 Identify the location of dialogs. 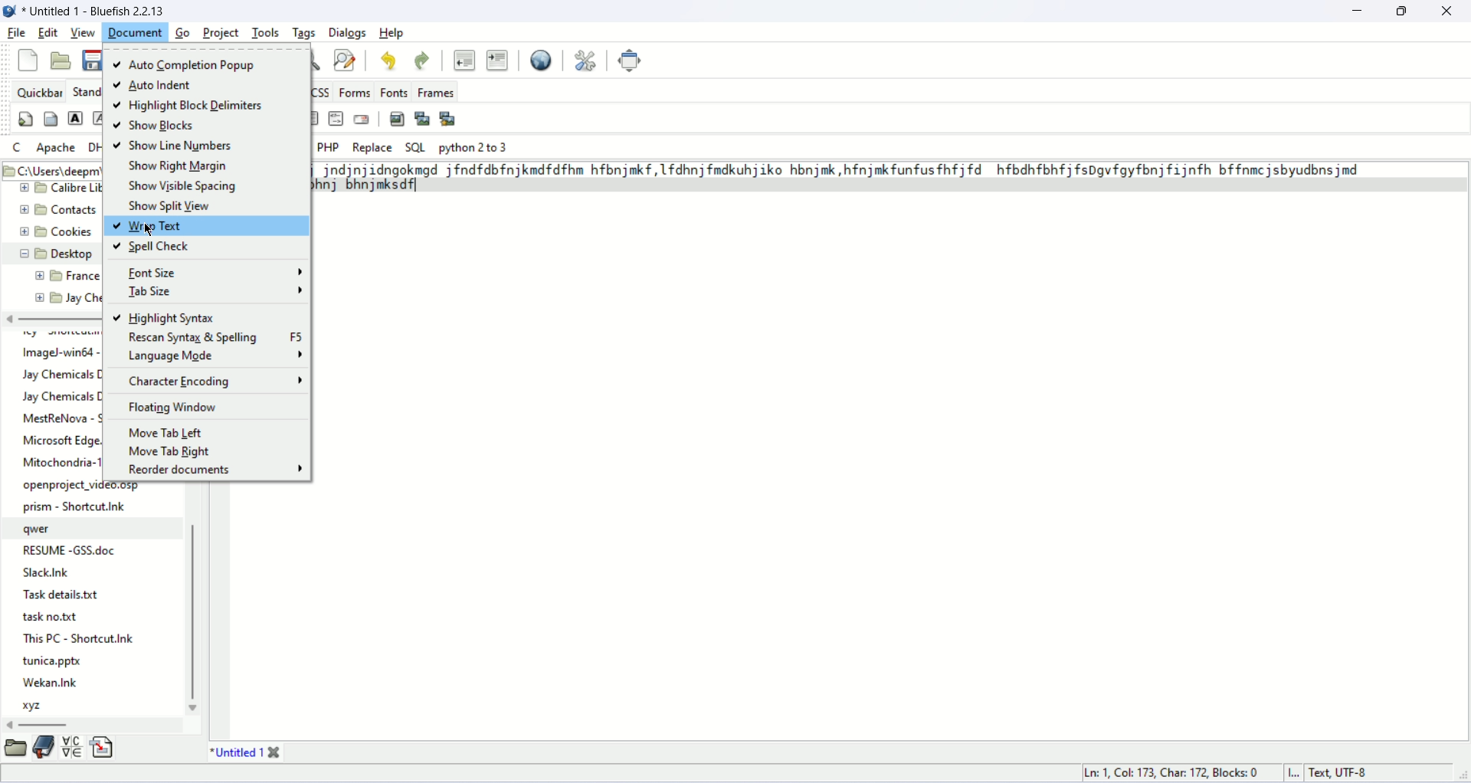
(348, 34).